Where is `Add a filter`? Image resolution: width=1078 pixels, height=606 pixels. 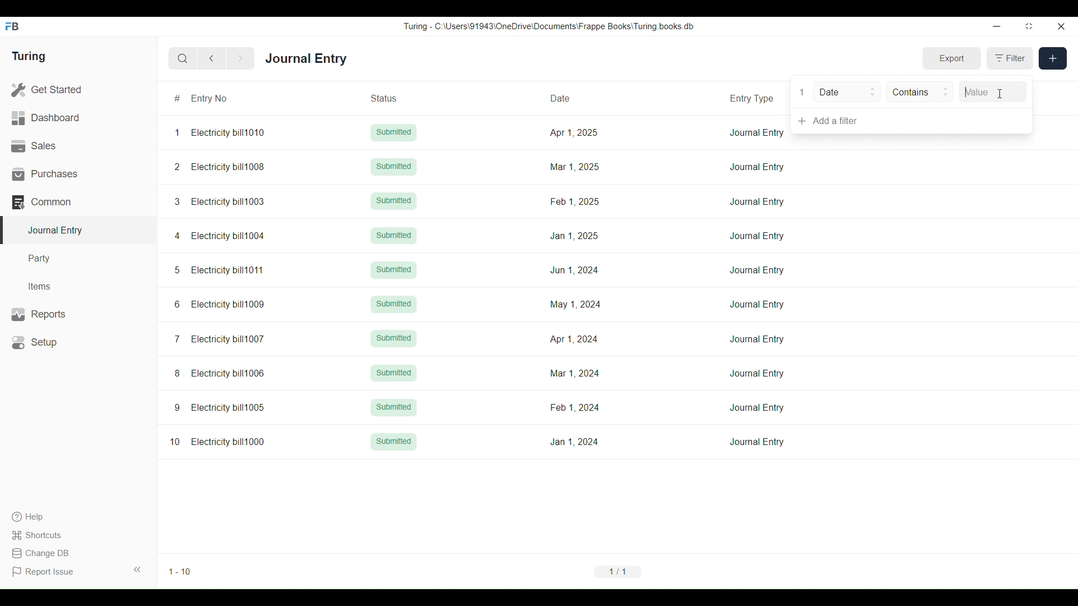 Add a filter is located at coordinates (911, 121).